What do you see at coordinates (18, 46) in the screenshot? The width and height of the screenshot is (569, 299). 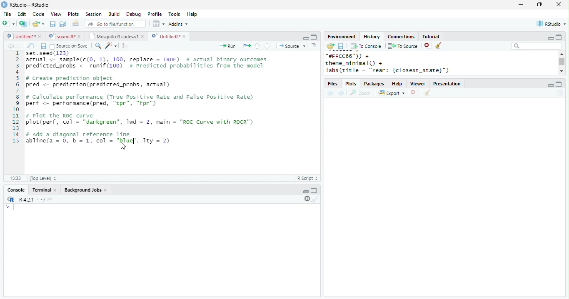 I see `forward` at bounding box center [18, 46].